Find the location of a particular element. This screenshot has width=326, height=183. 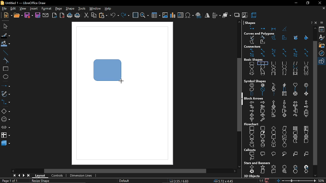

ellipse is located at coordinates (6, 77).